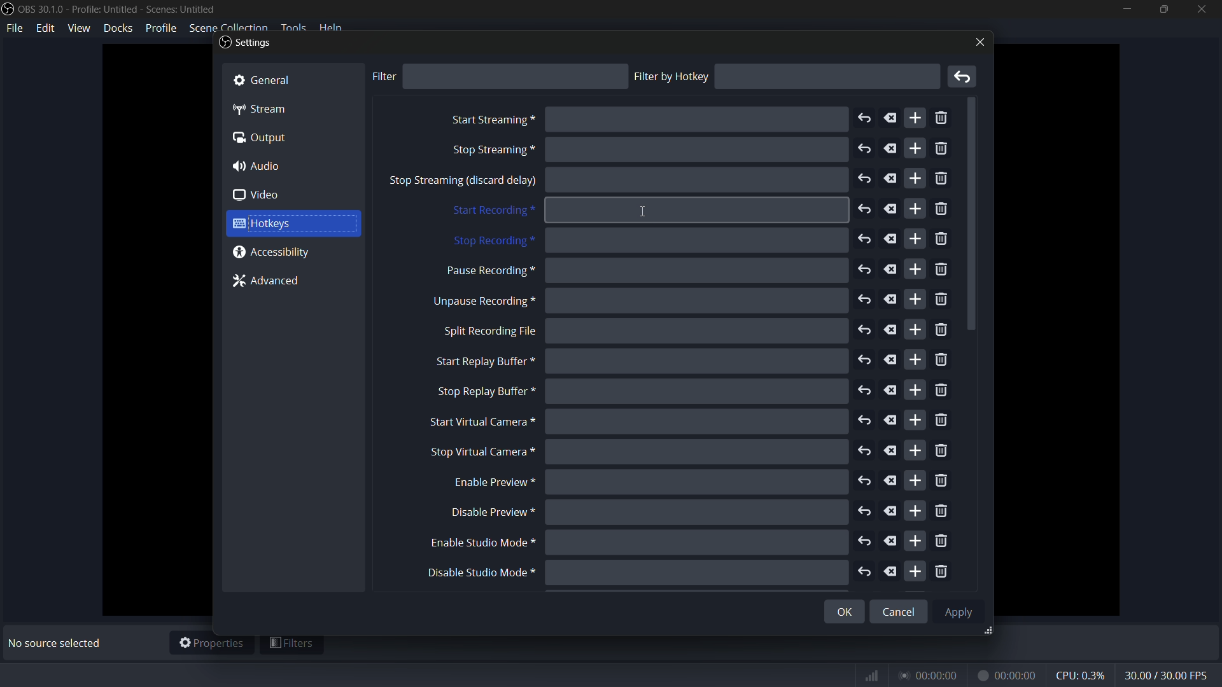  Describe the element at coordinates (866, 452) in the screenshot. I see `undo` at that location.